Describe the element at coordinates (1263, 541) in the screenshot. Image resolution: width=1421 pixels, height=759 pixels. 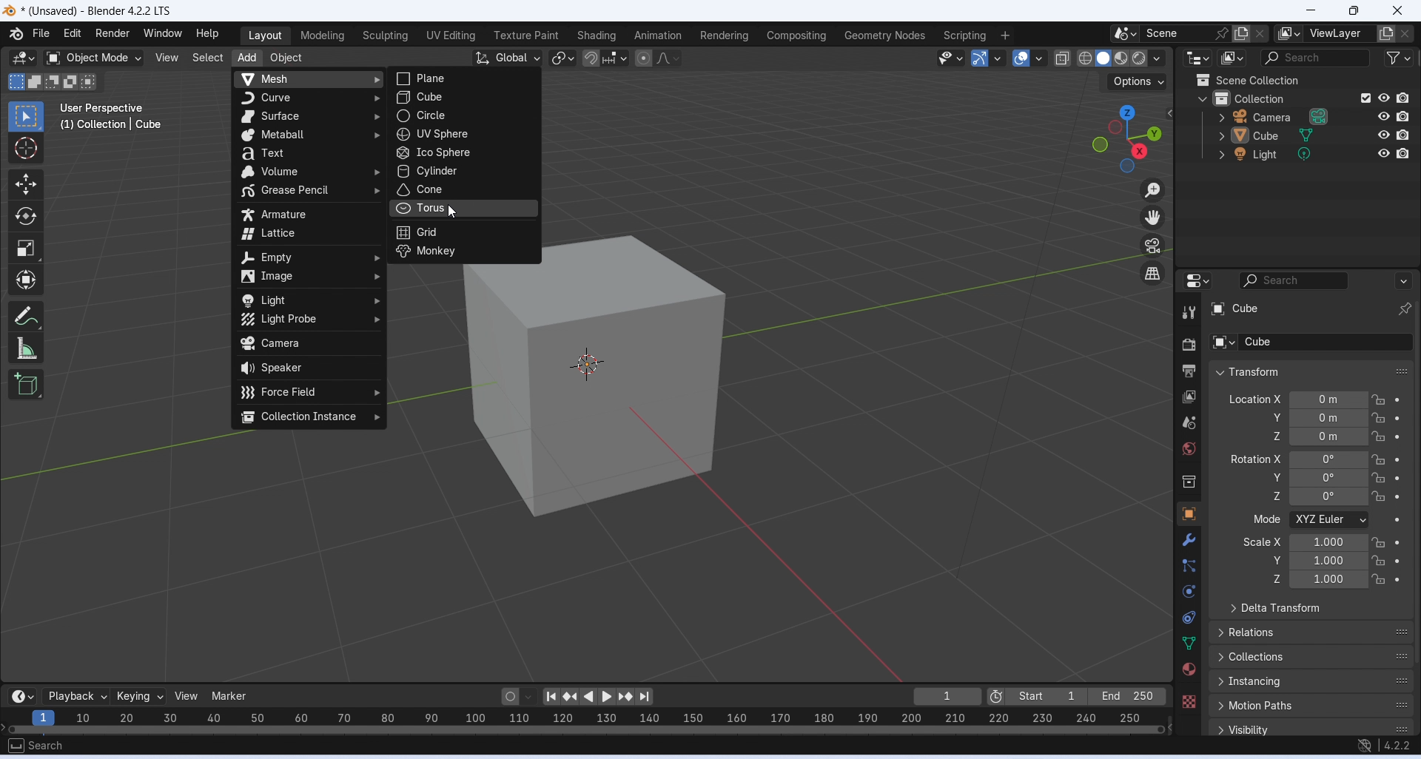
I see `Scale  X` at that location.